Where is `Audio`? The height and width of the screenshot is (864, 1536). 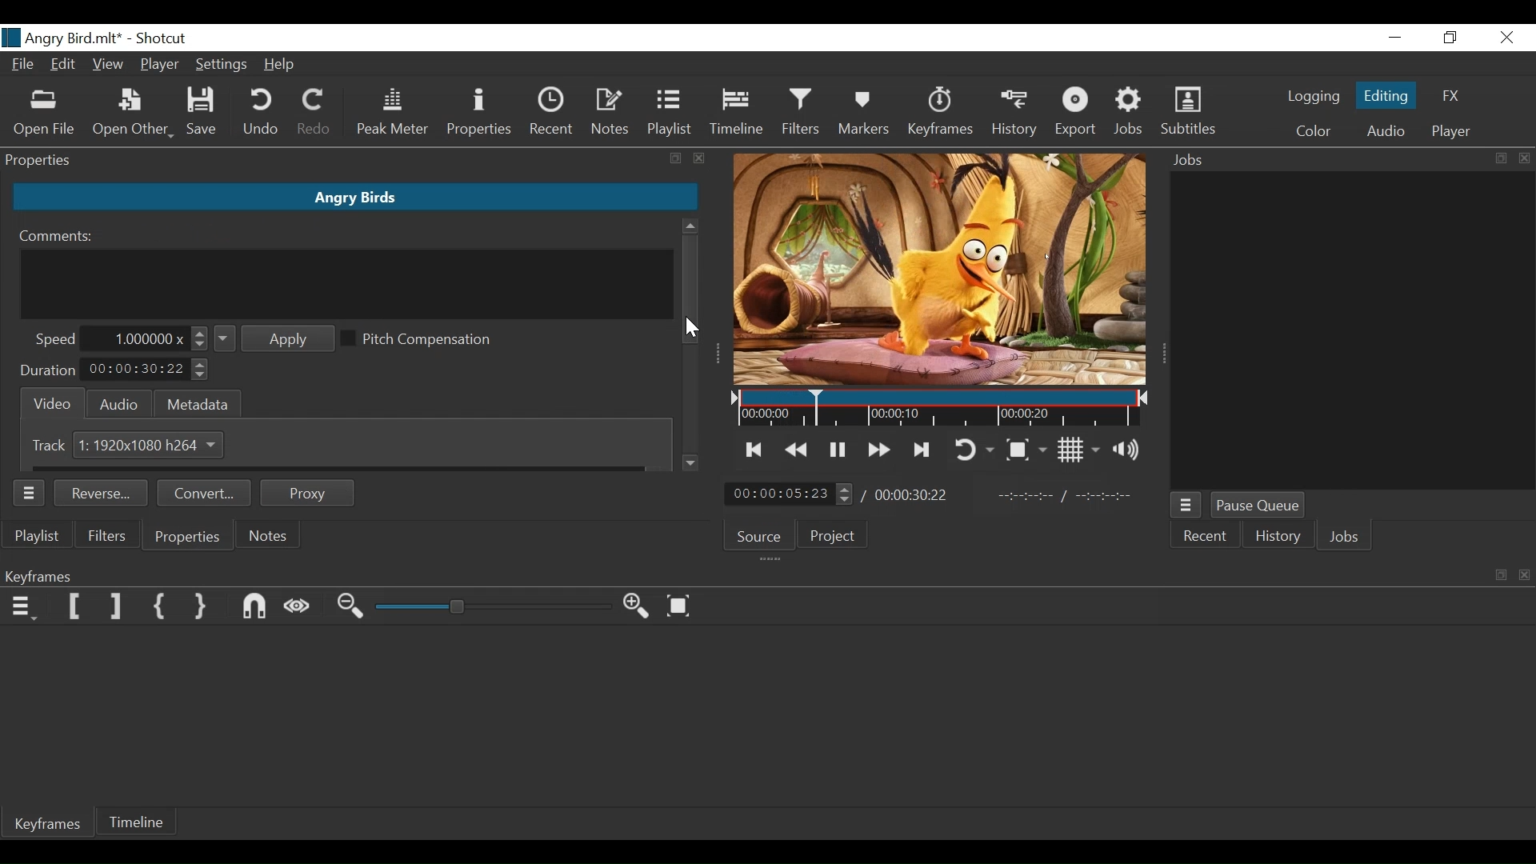 Audio is located at coordinates (114, 402).